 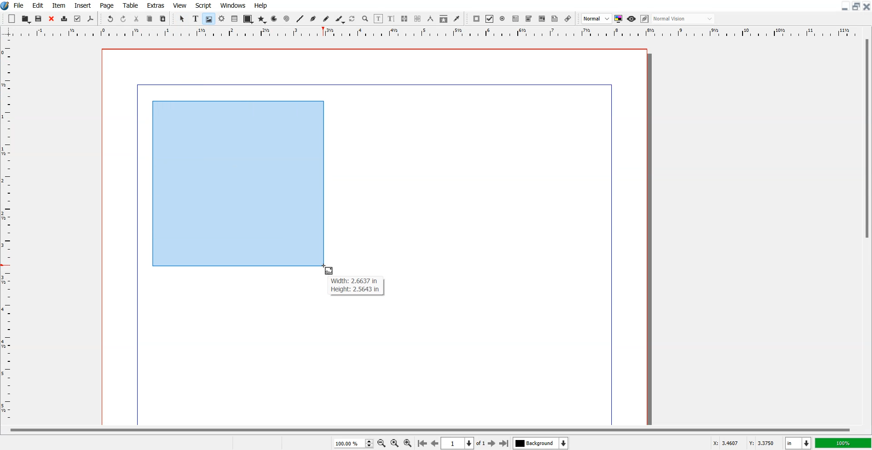 I want to click on Go to Next Page, so click(x=493, y=444).